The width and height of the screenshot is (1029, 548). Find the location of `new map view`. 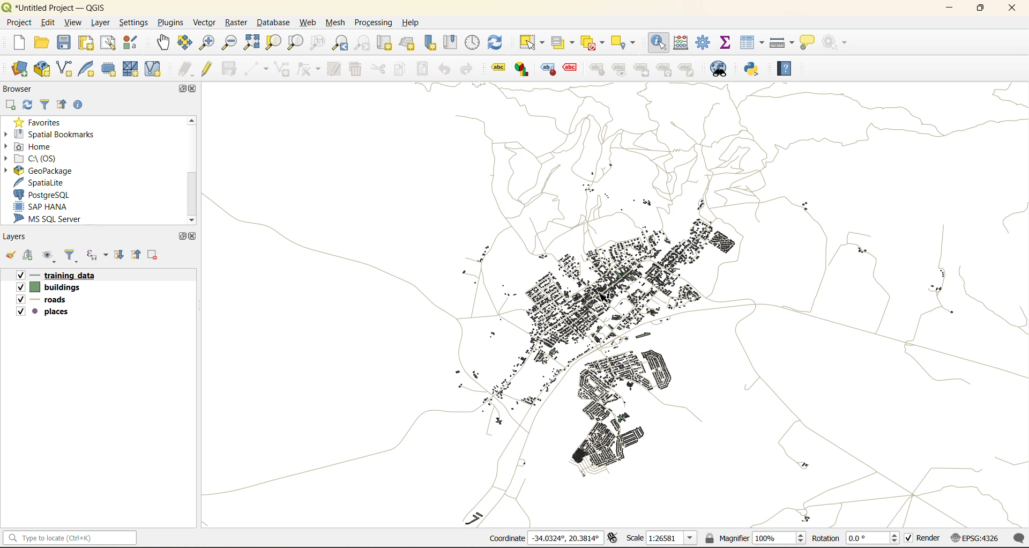

new map view is located at coordinates (385, 45).